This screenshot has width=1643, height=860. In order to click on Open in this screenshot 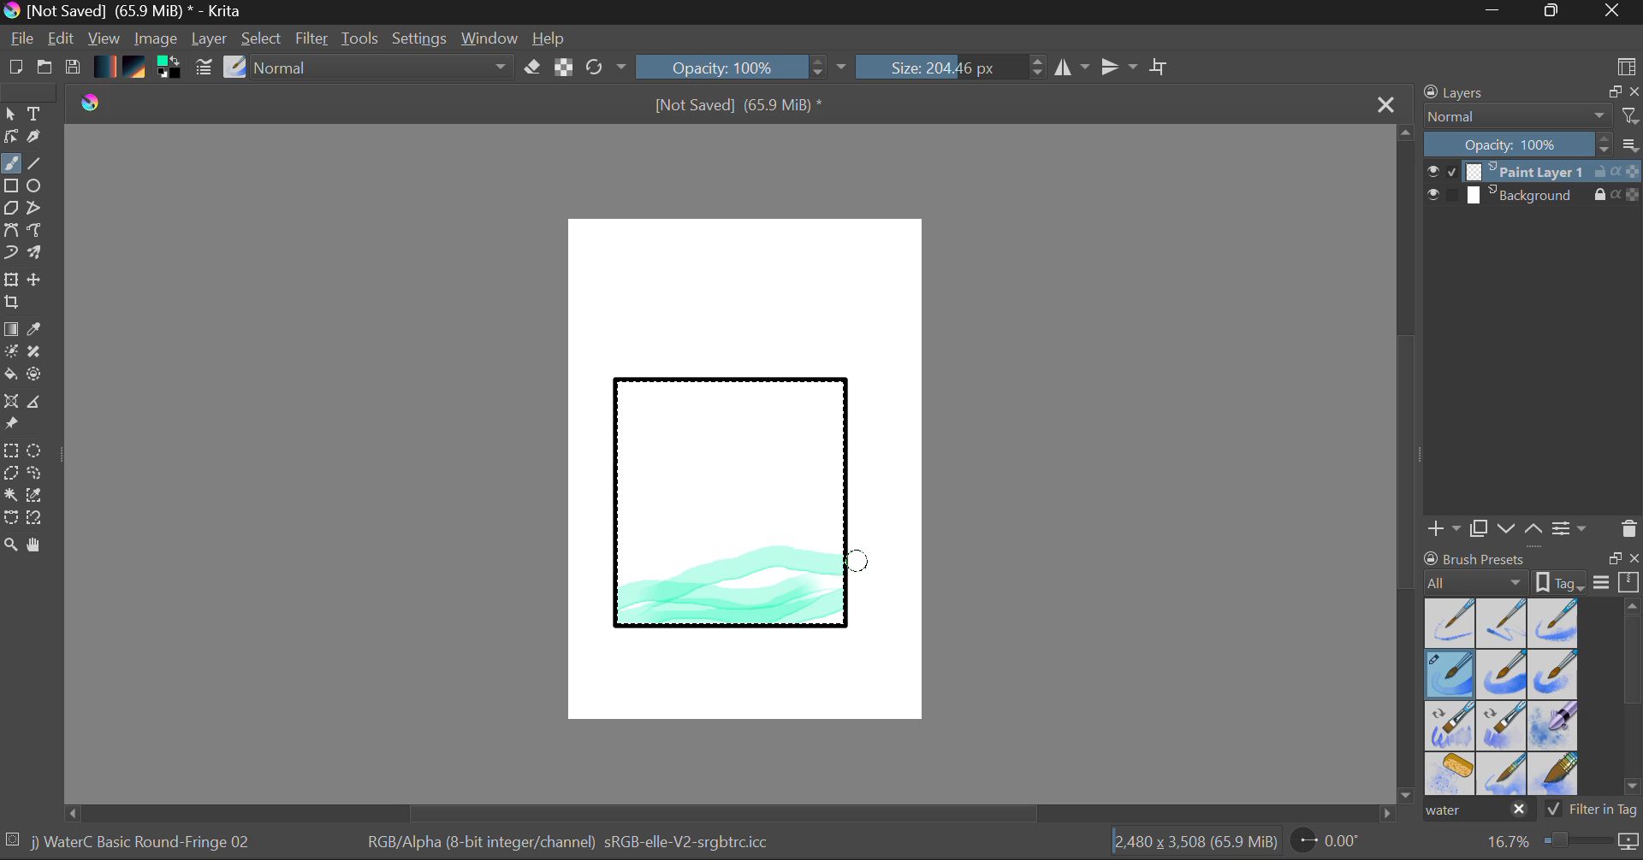, I will do `click(46, 69)`.